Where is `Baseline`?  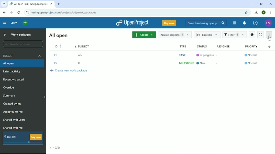 Baseline is located at coordinates (206, 35).